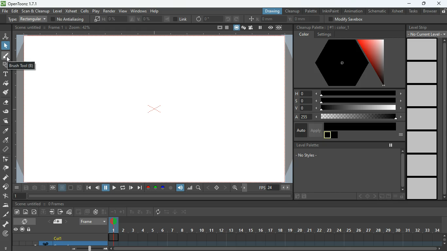 This screenshot has height=251, width=447. Describe the element at coordinates (354, 11) in the screenshot. I see `animation` at that location.